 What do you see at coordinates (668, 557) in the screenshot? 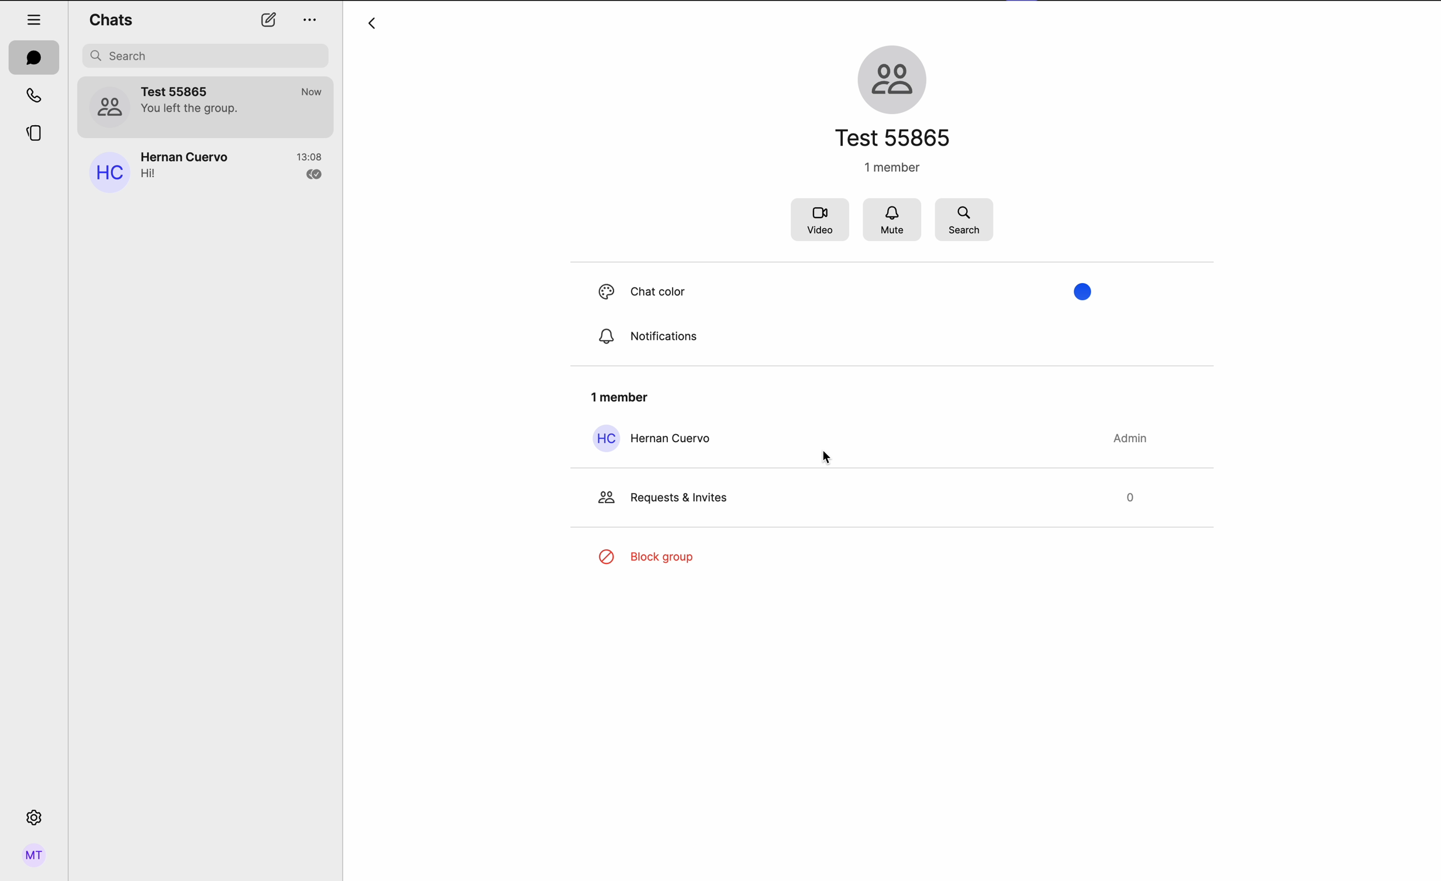
I see `Block group` at bounding box center [668, 557].